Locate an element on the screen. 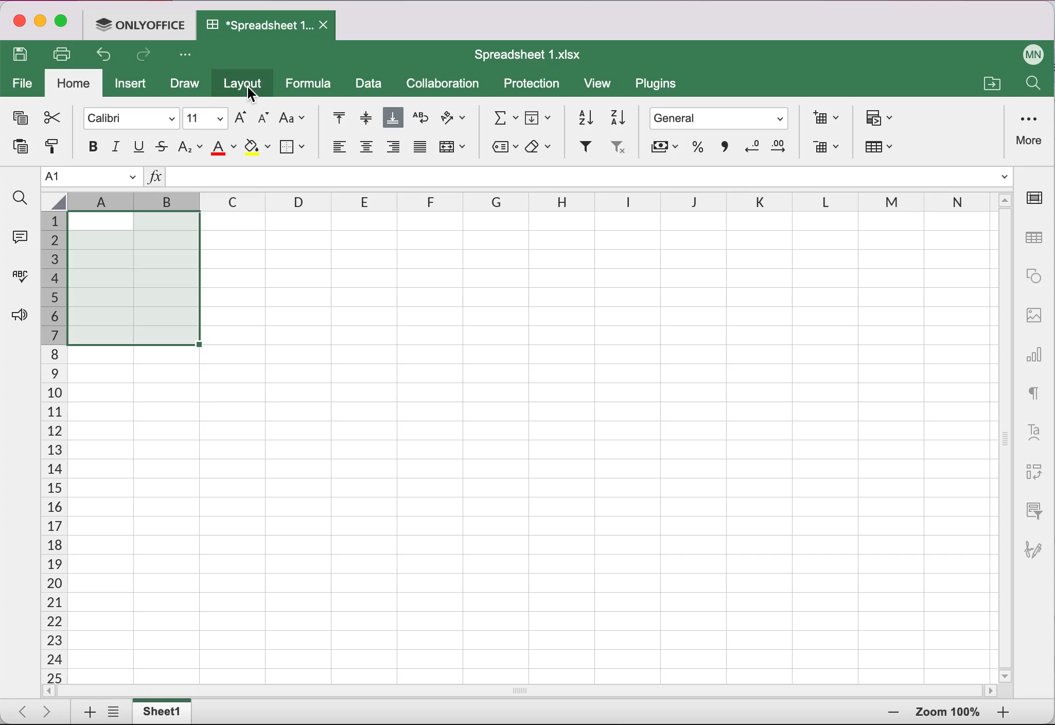  cursor is located at coordinates (258, 91).